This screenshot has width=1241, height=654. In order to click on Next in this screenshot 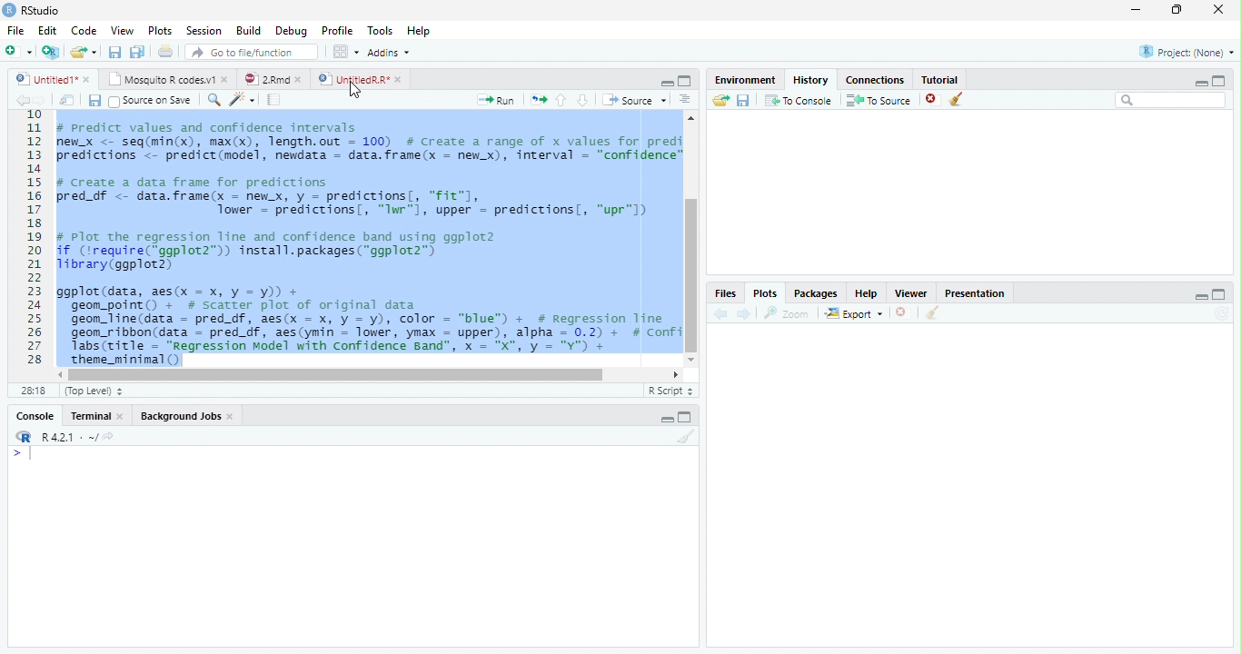, I will do `click(40, 101)`.